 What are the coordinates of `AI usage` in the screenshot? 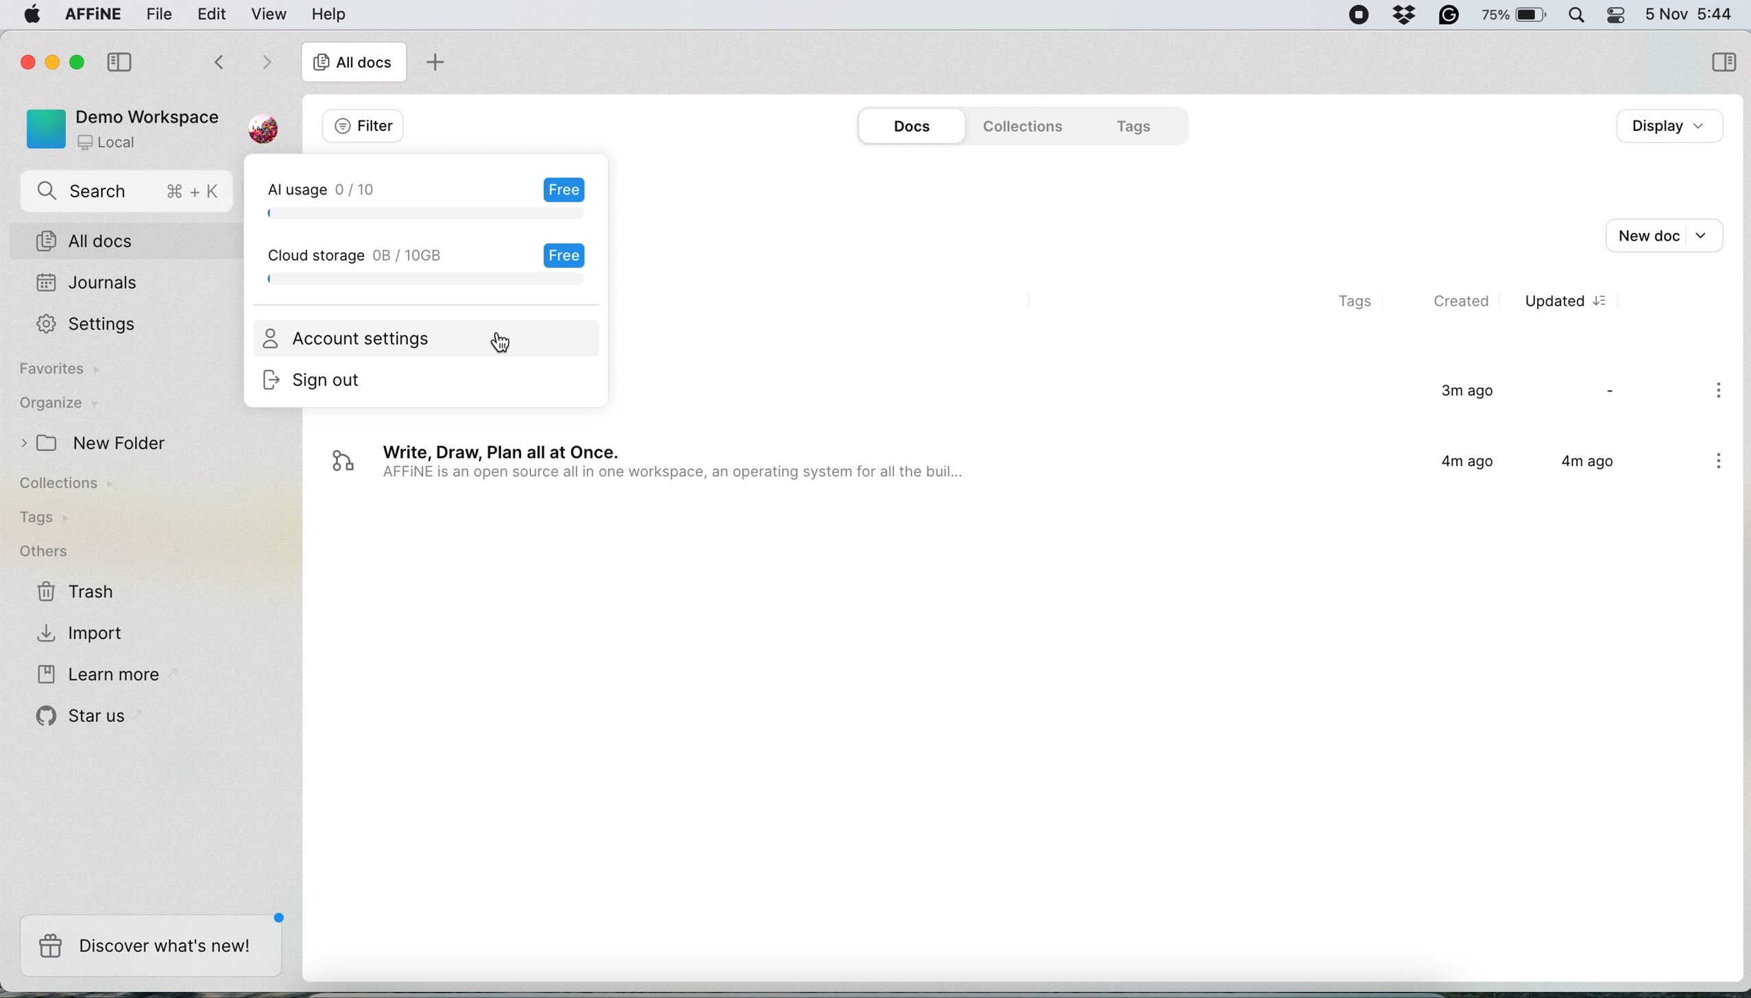 It's located at (439, 197).